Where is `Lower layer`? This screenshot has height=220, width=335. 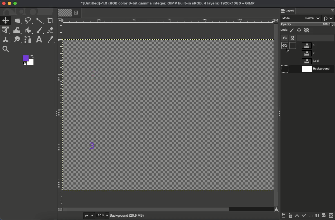
Lower layer is located at coordinates (303, 216).